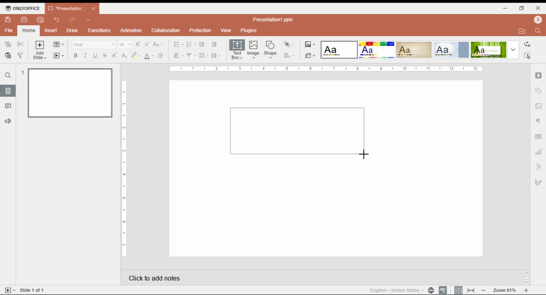 The height and width of the screenshot is (295, 546). I want to click on comment, so click(9, 107).